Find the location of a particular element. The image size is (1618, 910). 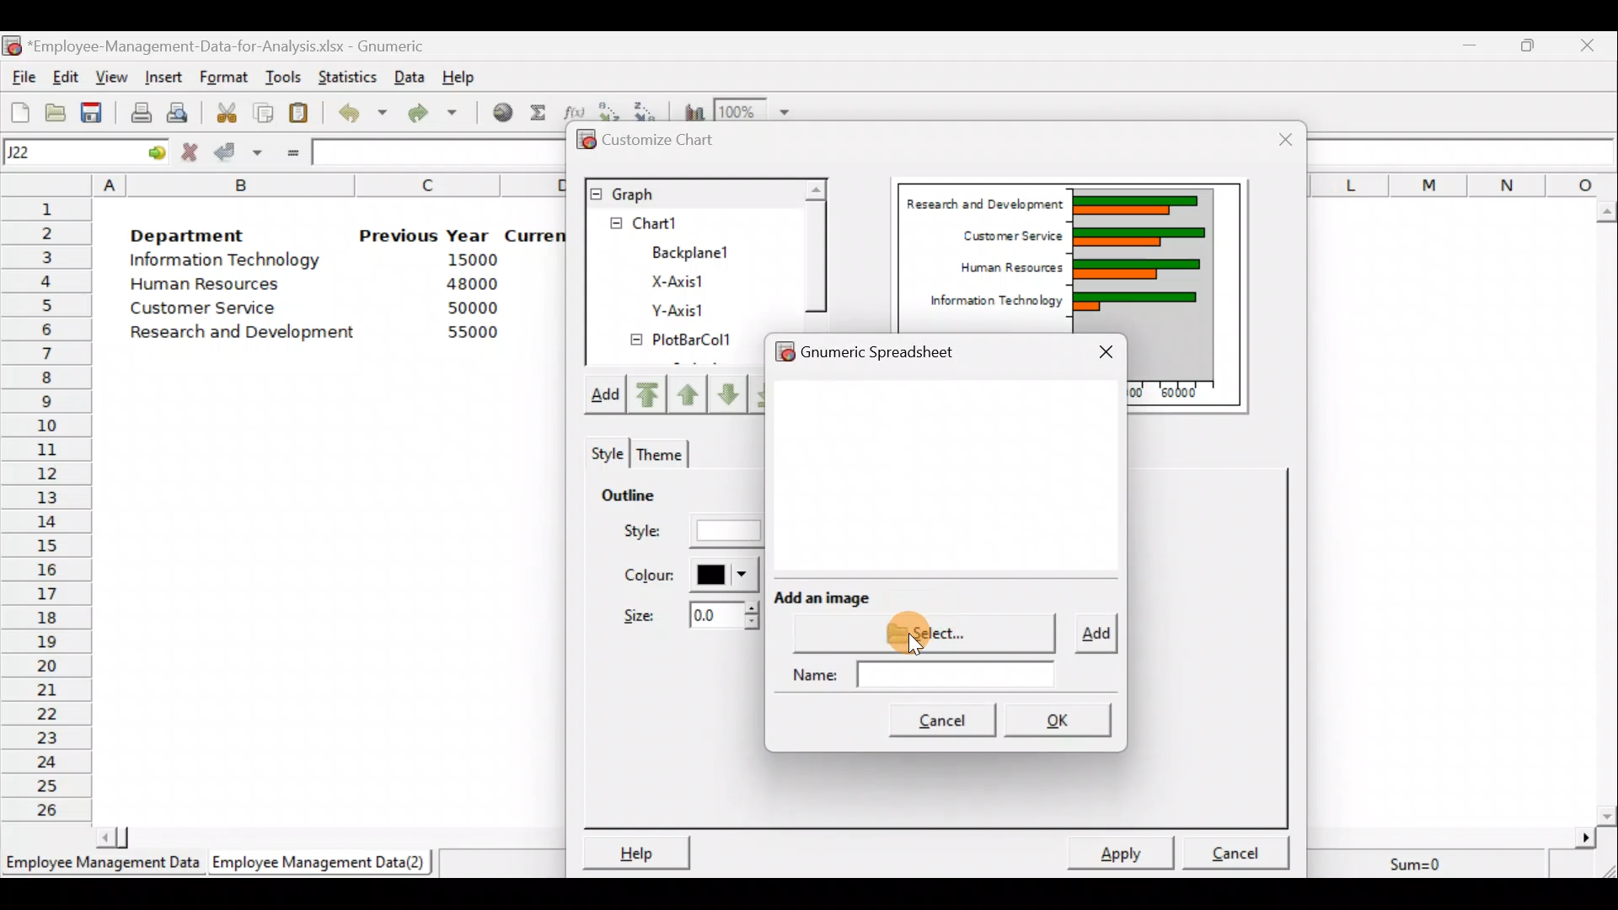

Customer Service is located at coordinates (1005, 236).